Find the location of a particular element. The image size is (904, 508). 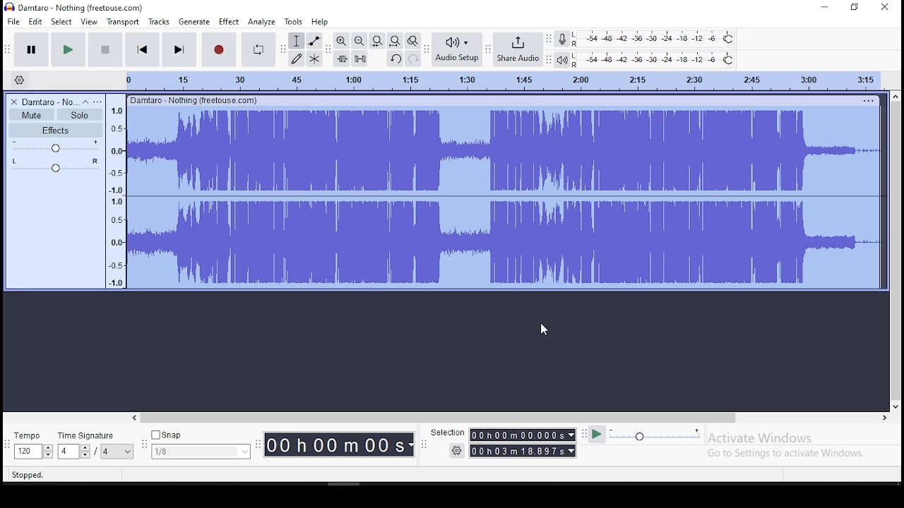

track time is located at coordinates (502, 79).